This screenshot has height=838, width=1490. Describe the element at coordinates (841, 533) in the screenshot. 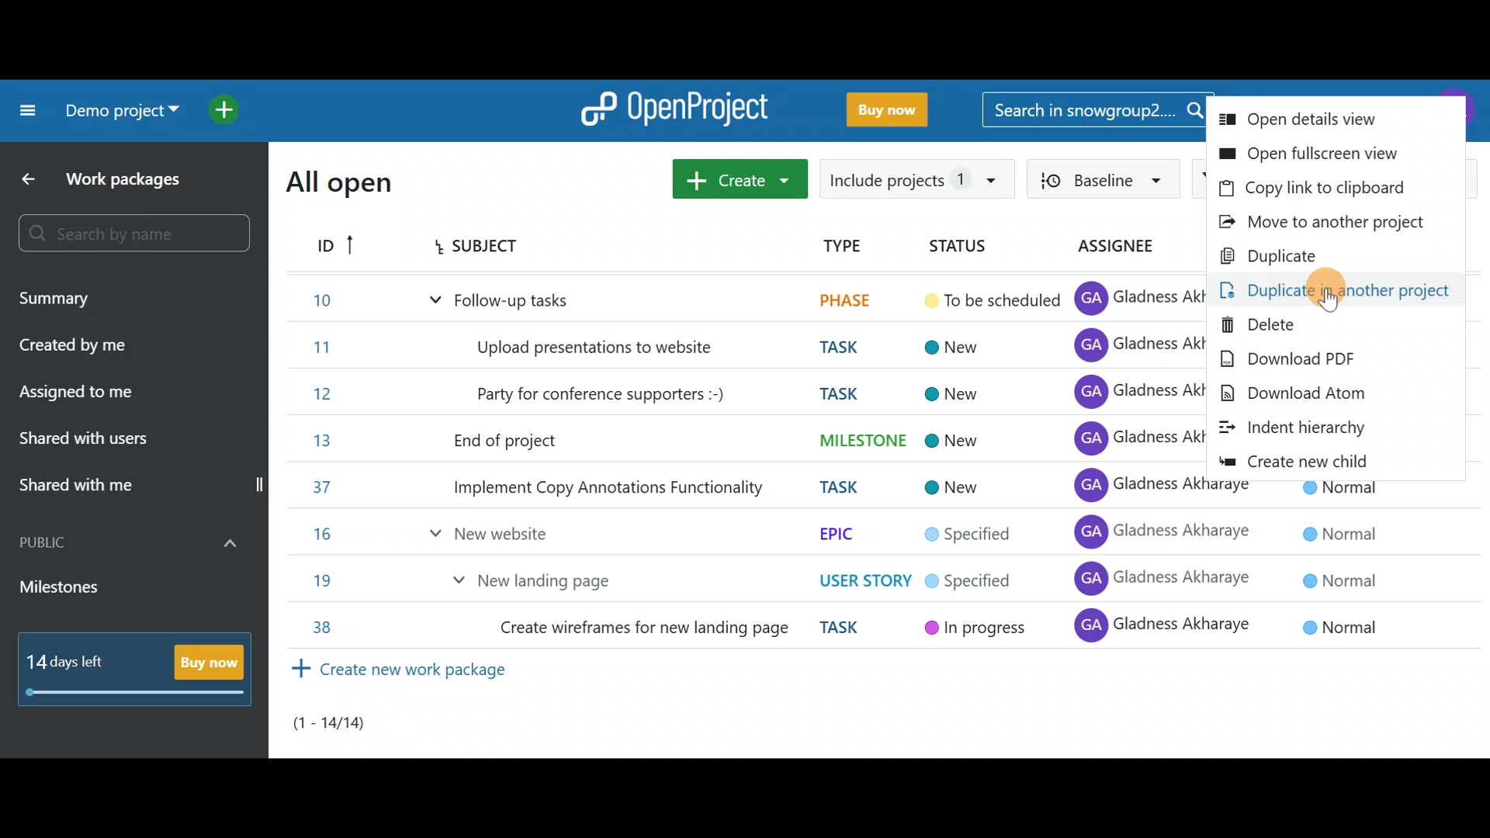

I see `EPIC` at that location.